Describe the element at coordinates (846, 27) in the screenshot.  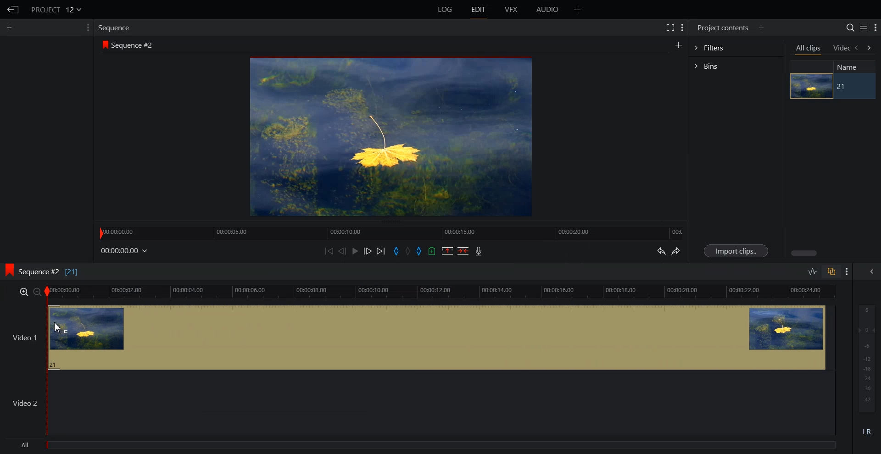
I see `Search` at that location.